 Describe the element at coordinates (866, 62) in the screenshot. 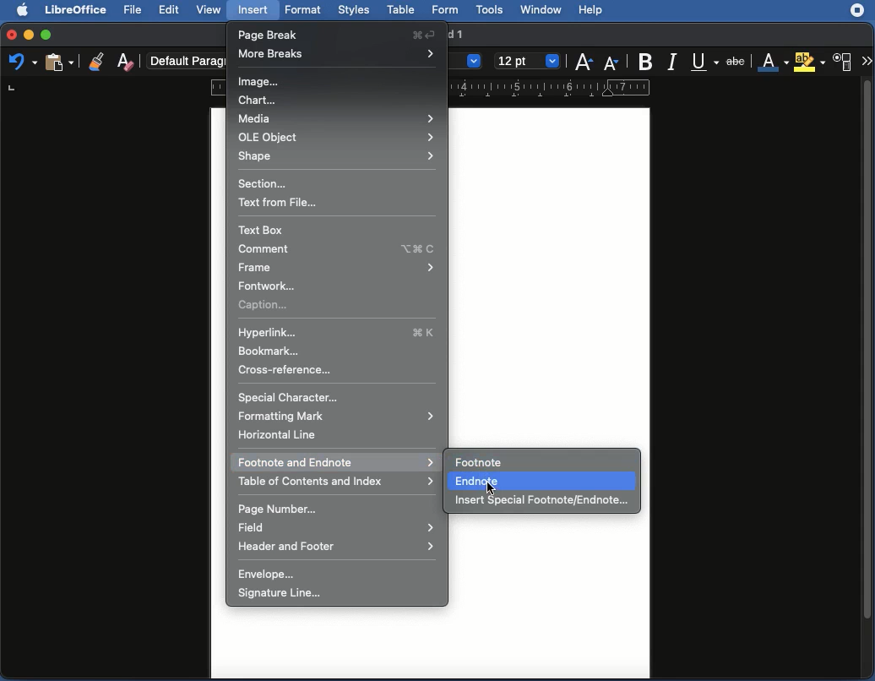

I see `More` at that location.